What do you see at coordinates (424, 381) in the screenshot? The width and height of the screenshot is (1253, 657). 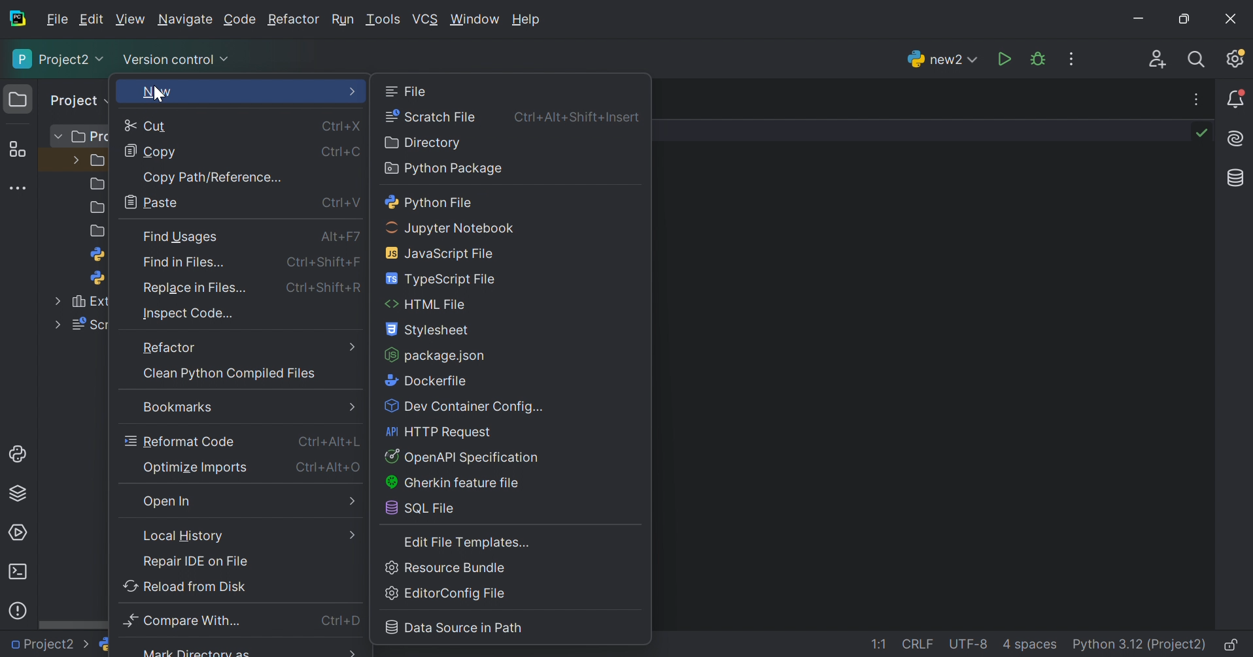 I see `Dockerfile` at bounding box center [424, 381].